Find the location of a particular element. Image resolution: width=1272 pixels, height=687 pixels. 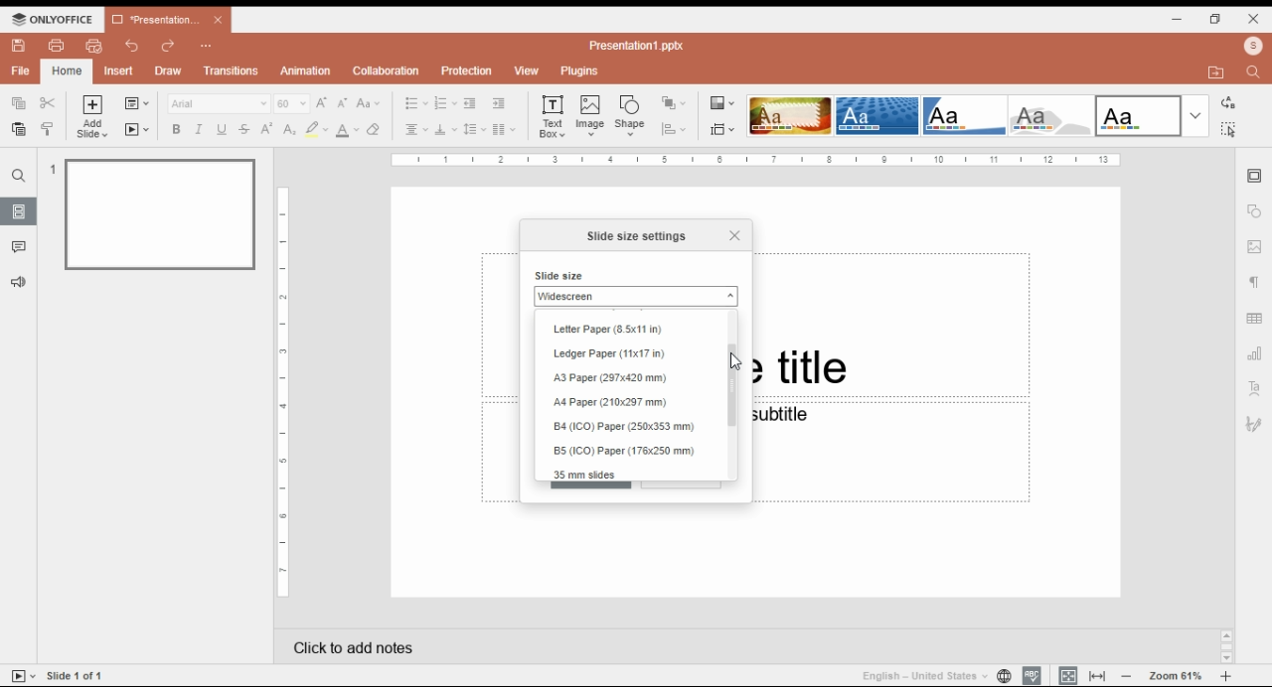

Slide 1 of 1 is located at coordinates (79, 675).